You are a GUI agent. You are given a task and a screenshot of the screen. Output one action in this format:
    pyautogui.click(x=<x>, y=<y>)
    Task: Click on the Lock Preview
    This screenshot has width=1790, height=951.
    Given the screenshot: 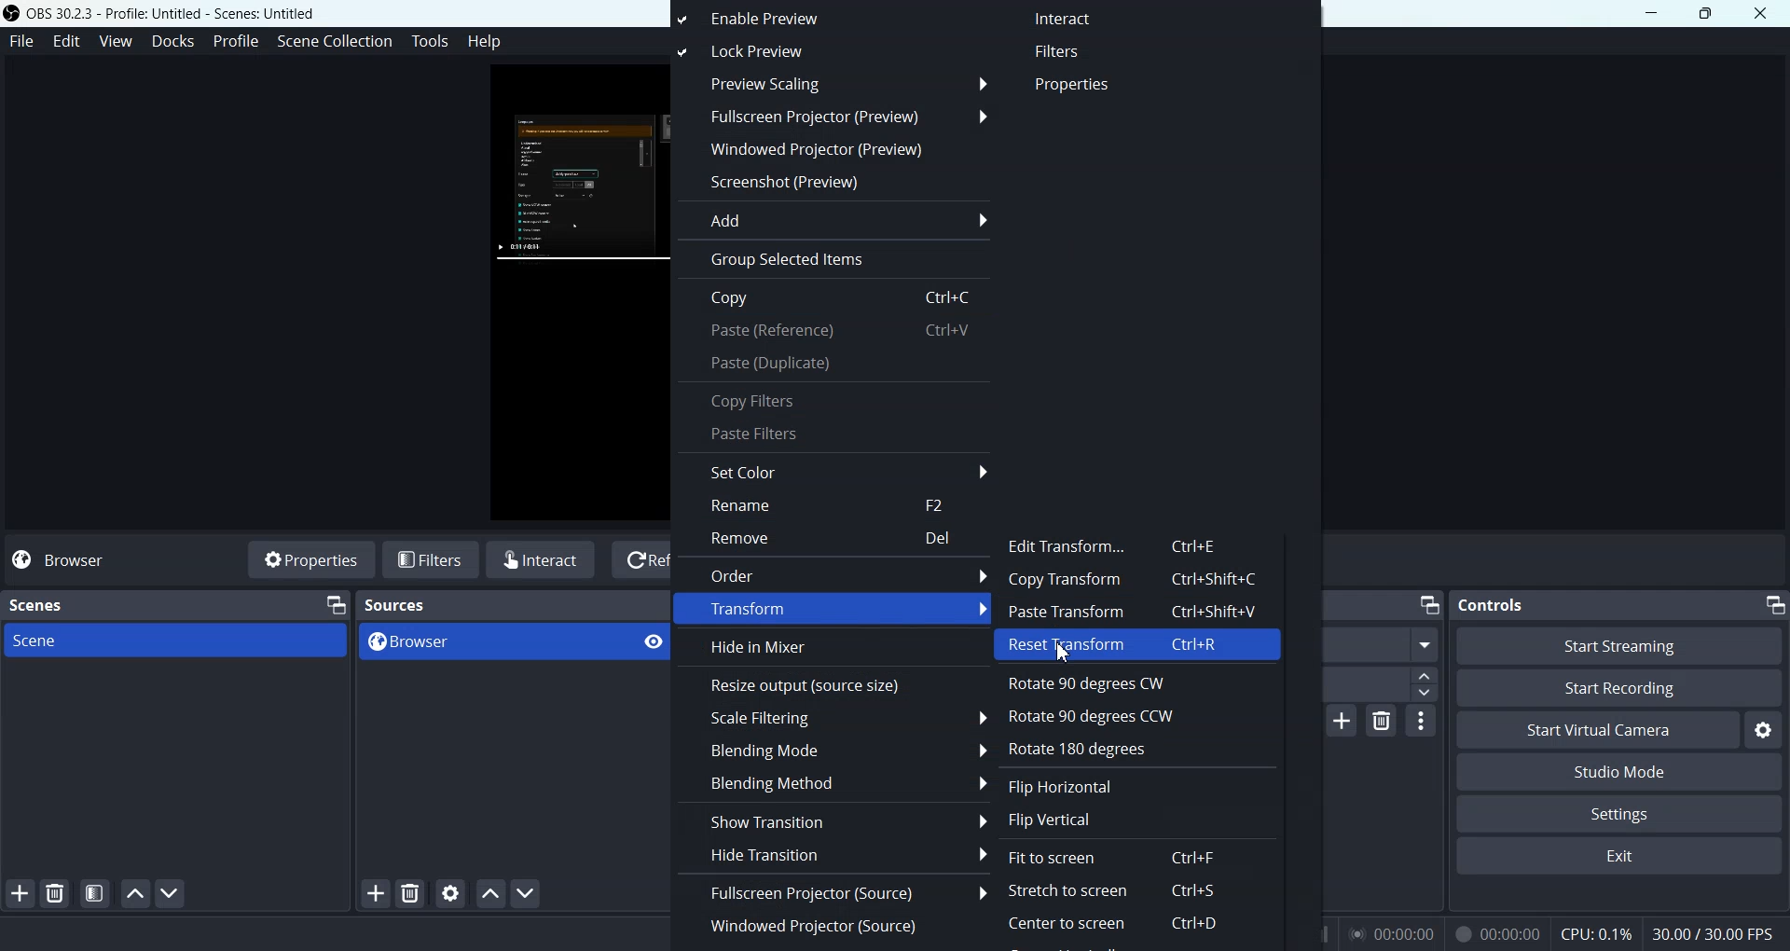 What is the action you would take?
    pyautogui.click(x=784, y=52)
    